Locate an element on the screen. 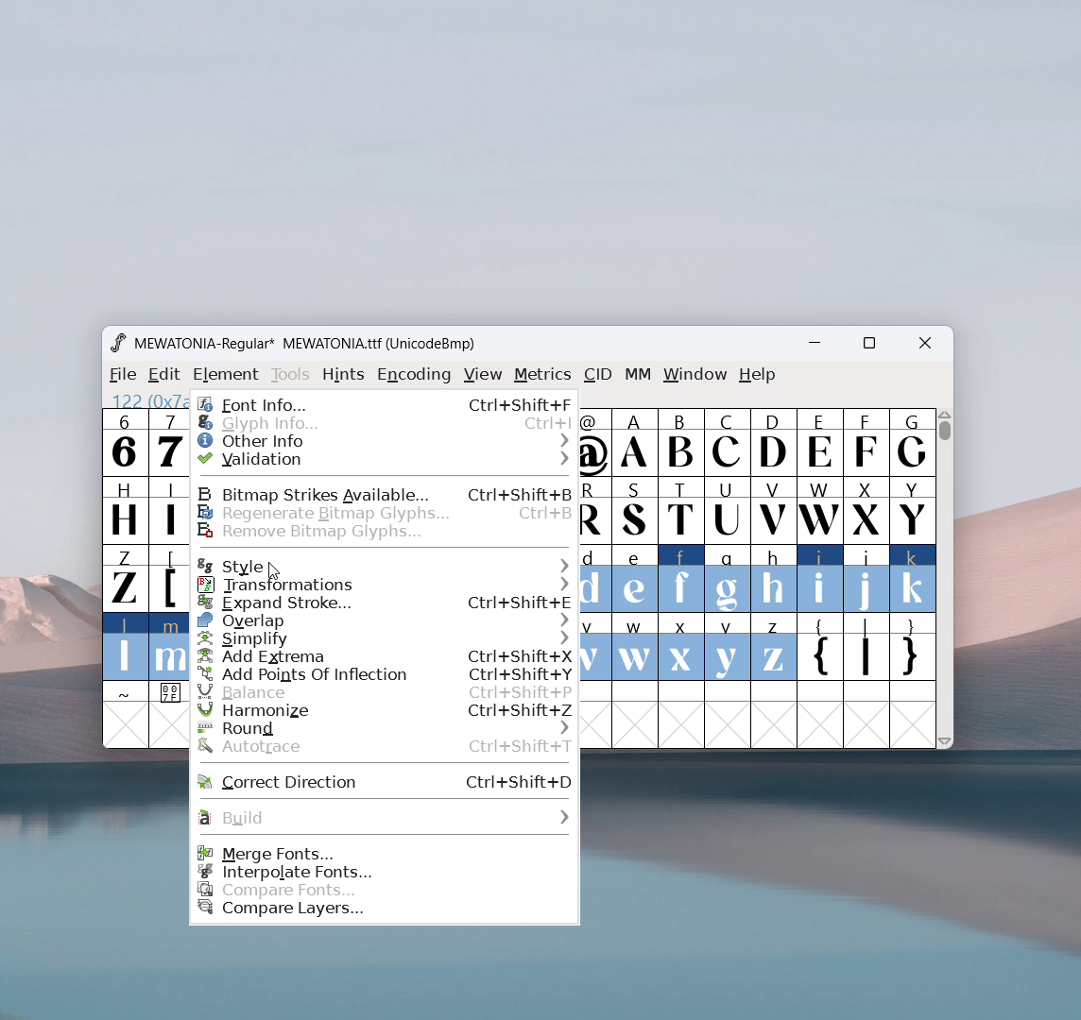  7 is located at coordinates (168, 442).